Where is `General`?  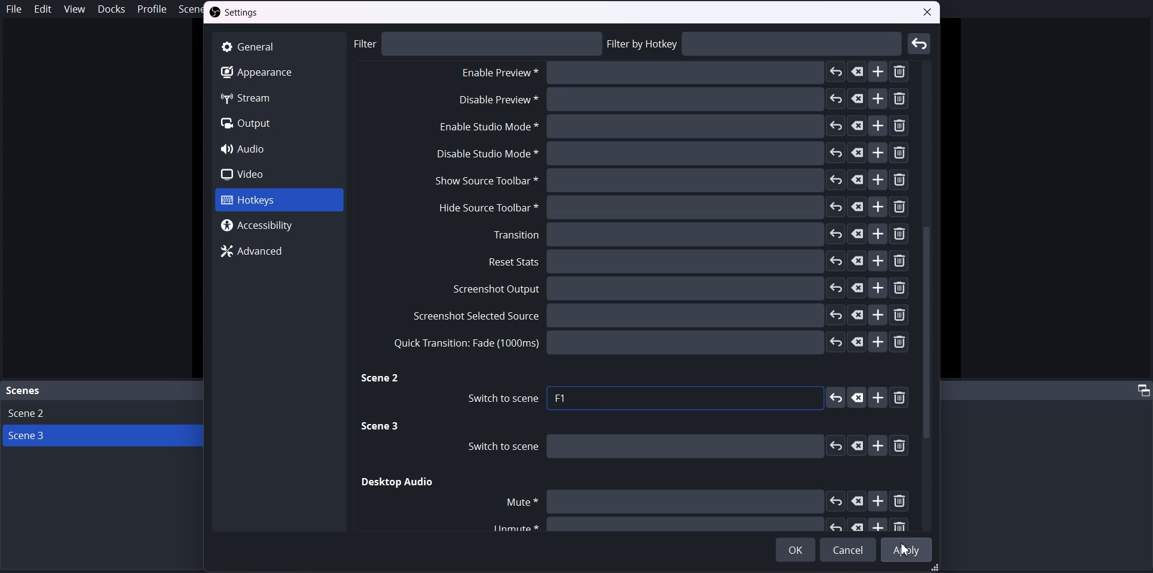 General is located at coordinates (278, 46).